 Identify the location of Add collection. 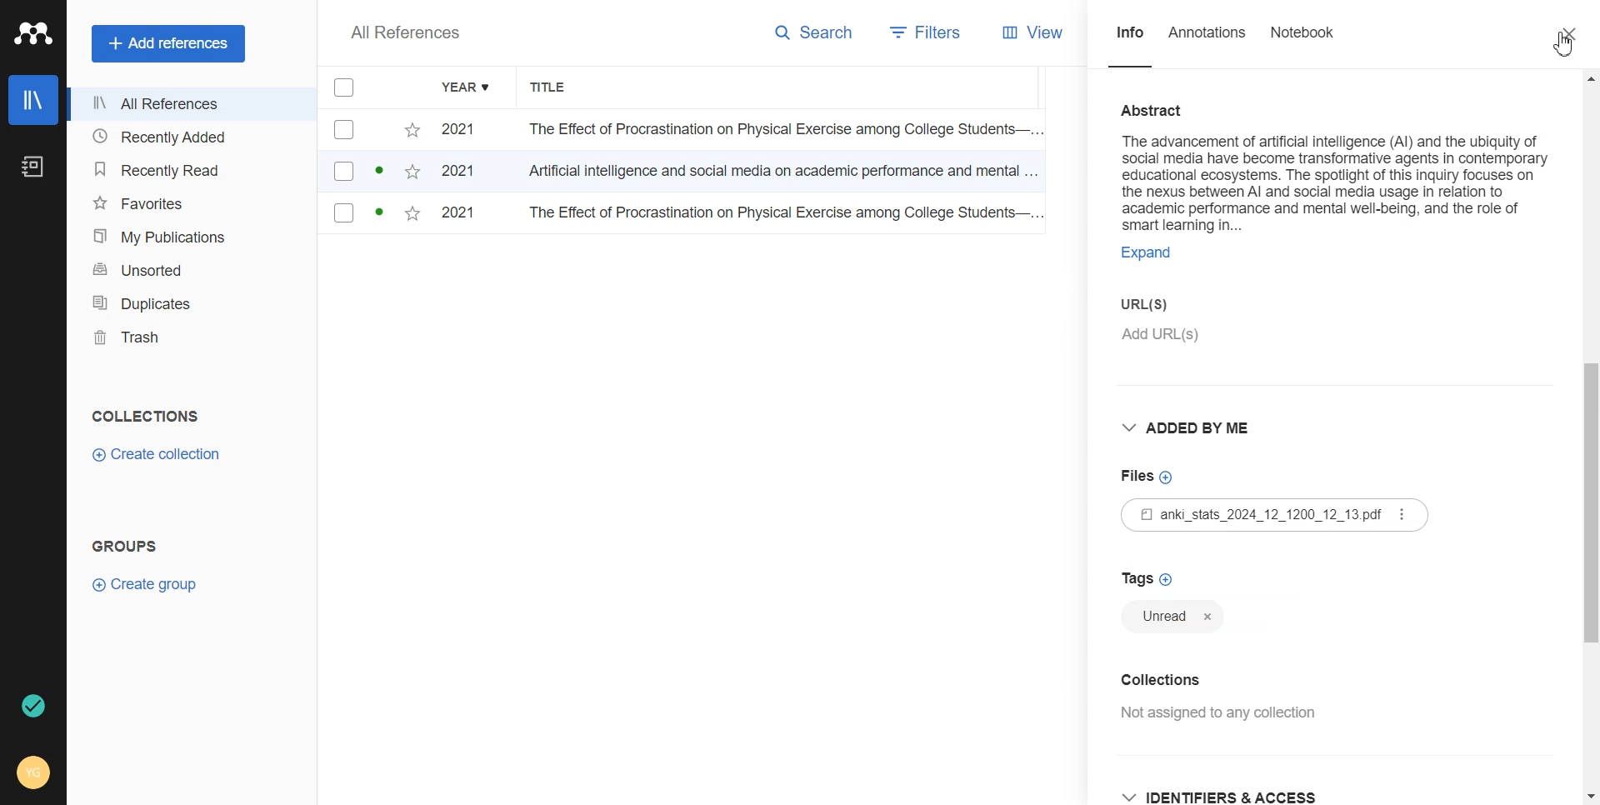
(1218, 681).